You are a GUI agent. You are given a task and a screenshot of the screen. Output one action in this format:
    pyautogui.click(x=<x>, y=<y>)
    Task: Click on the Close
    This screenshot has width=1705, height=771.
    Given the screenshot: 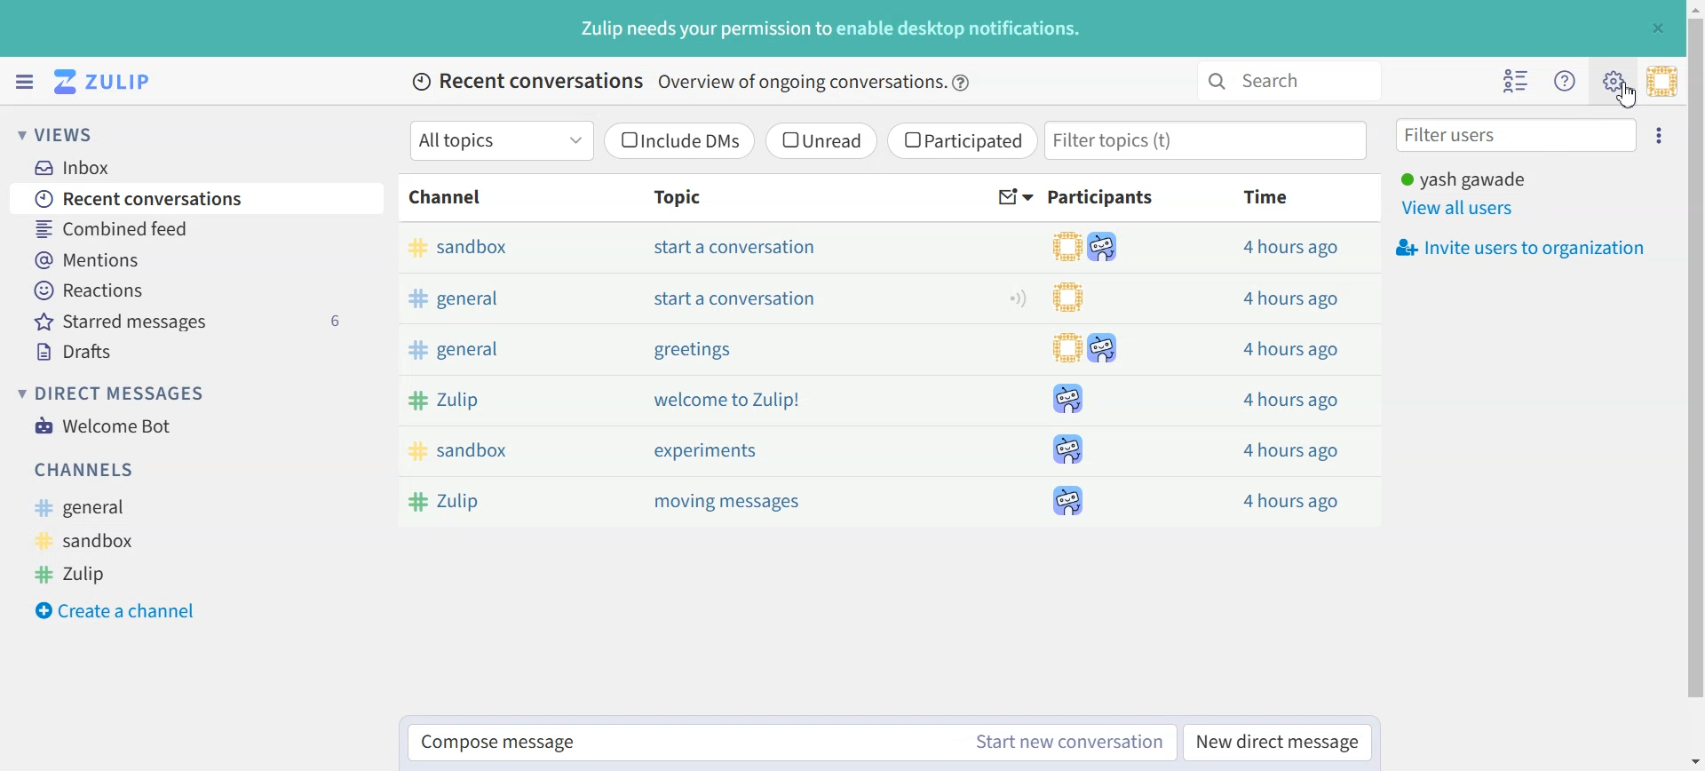 What is the action you would take?
    pyautogui.click(x=1657, y=28)
    